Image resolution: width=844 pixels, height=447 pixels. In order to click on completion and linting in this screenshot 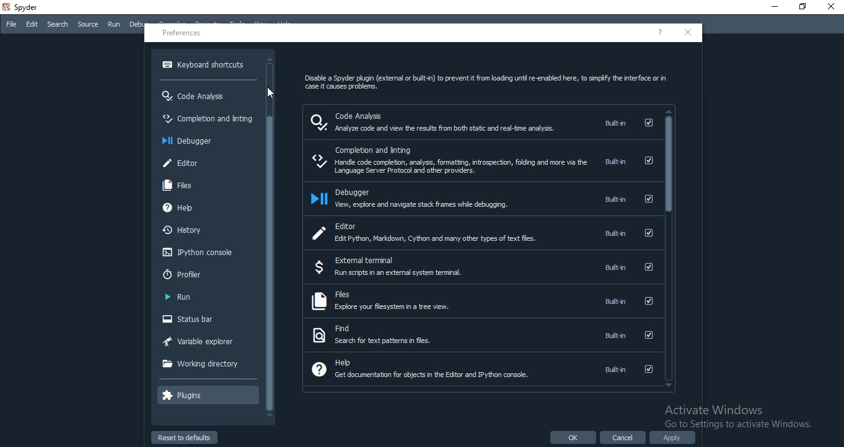, I will do `click(206, 119)`.